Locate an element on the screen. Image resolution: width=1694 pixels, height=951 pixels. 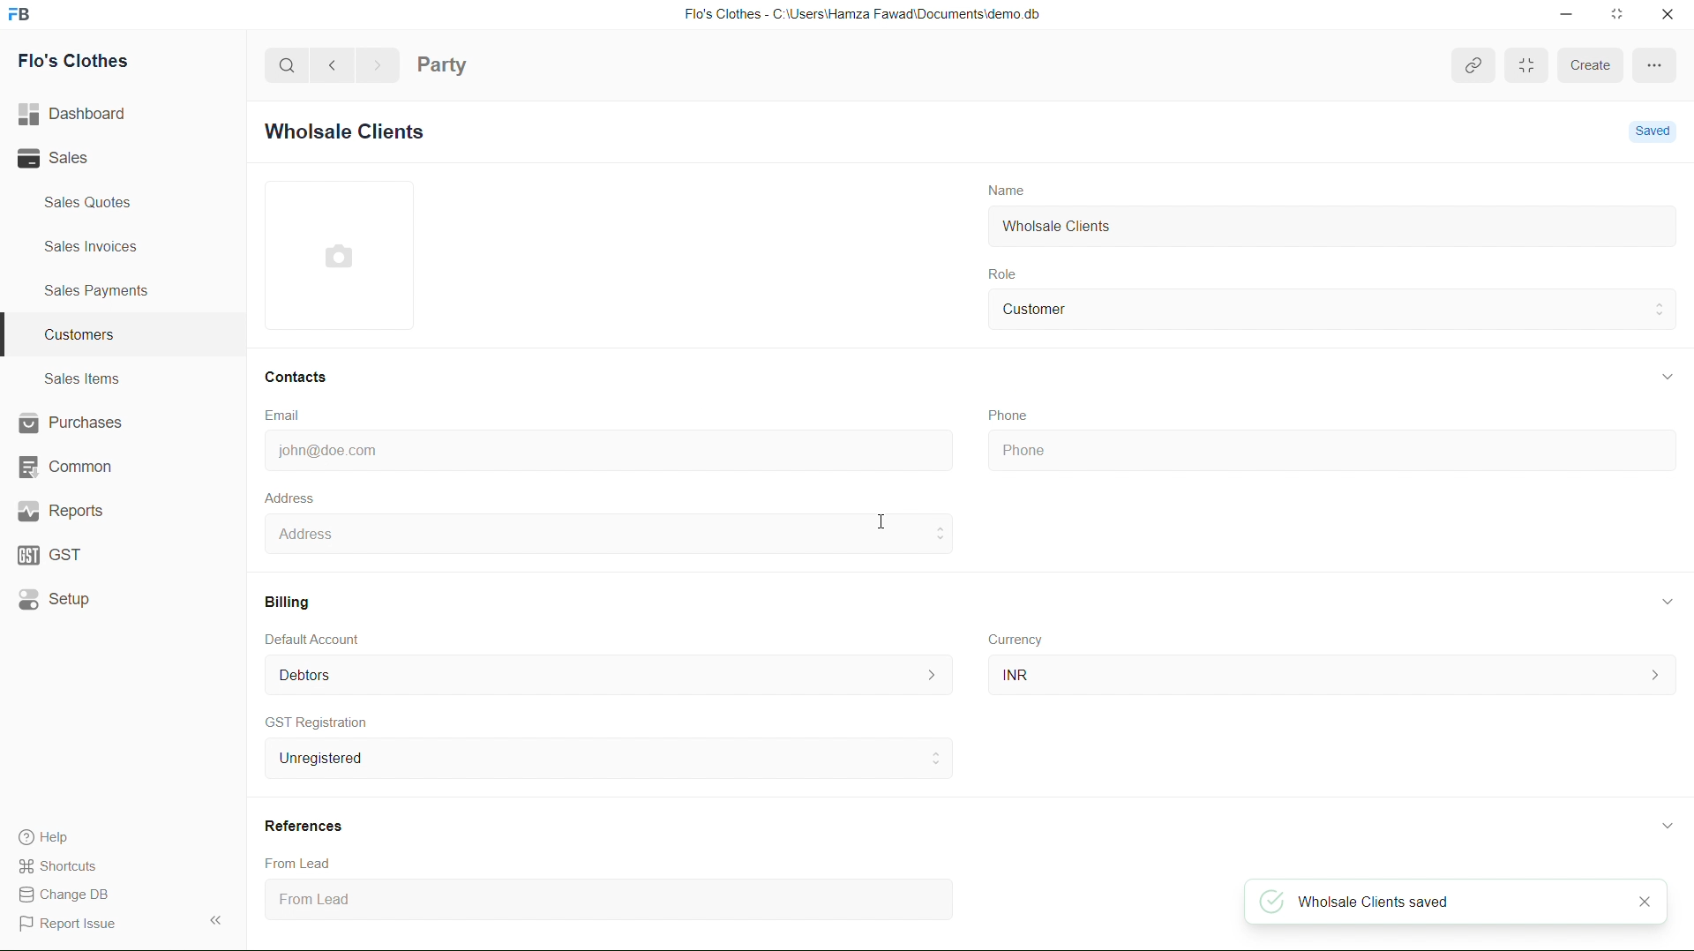
Phone is located at coordinates (1007, 411).